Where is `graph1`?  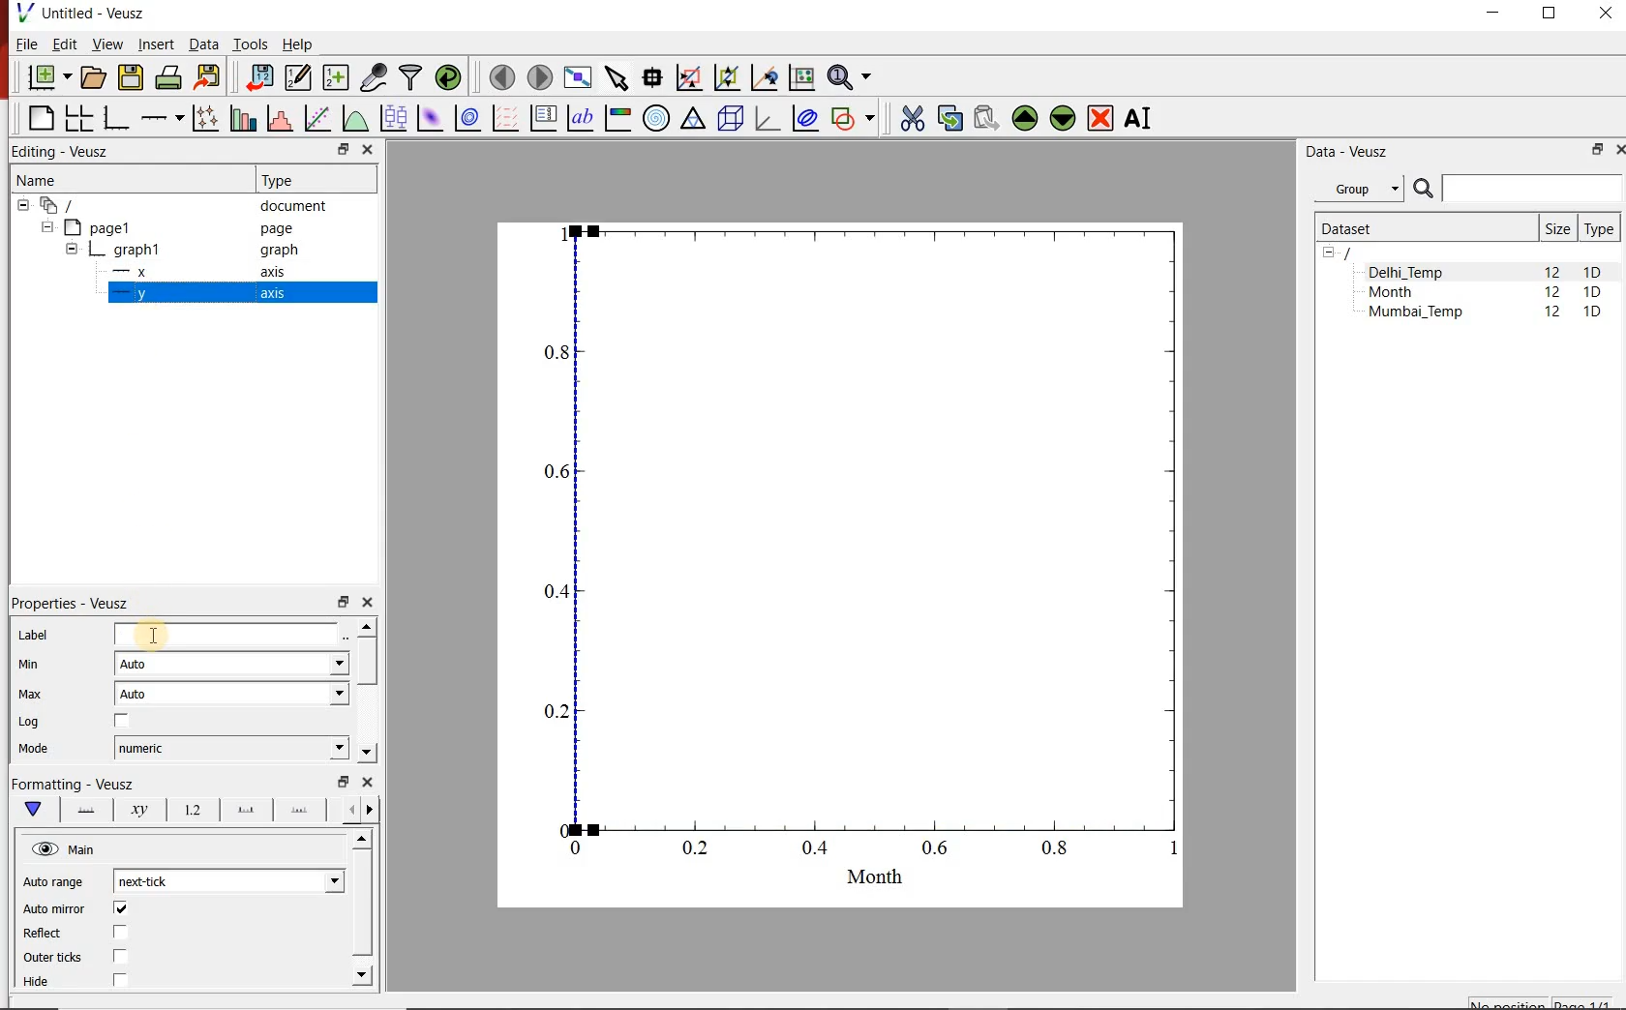
graph1 is located at coordinates (184, 250).